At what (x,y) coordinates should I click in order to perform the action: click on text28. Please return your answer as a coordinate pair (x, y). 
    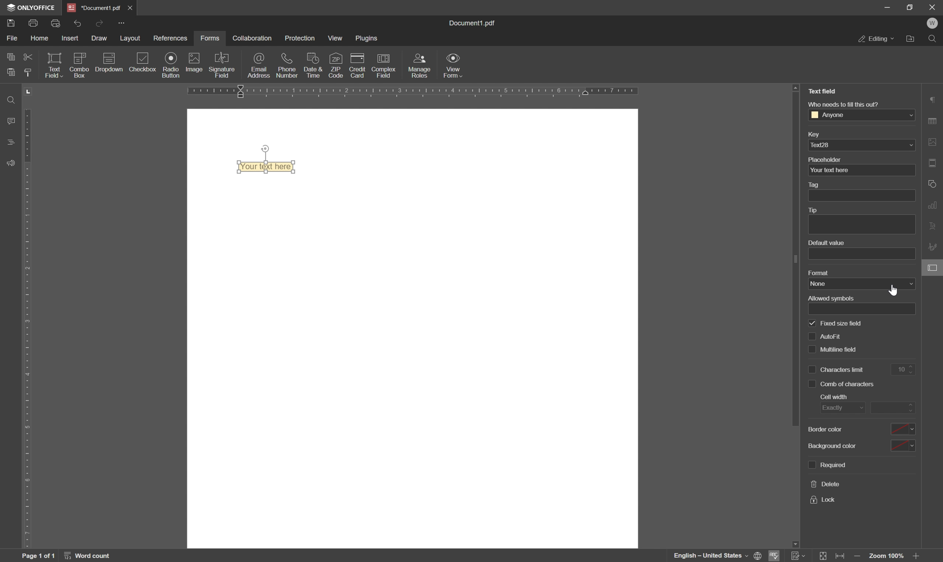
    Looking at the image, I should click on (860, 146).